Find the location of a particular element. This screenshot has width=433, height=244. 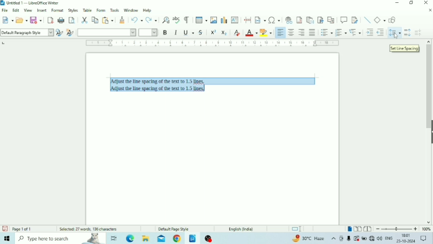

Insert Chart is located at coordinates (224, 19).